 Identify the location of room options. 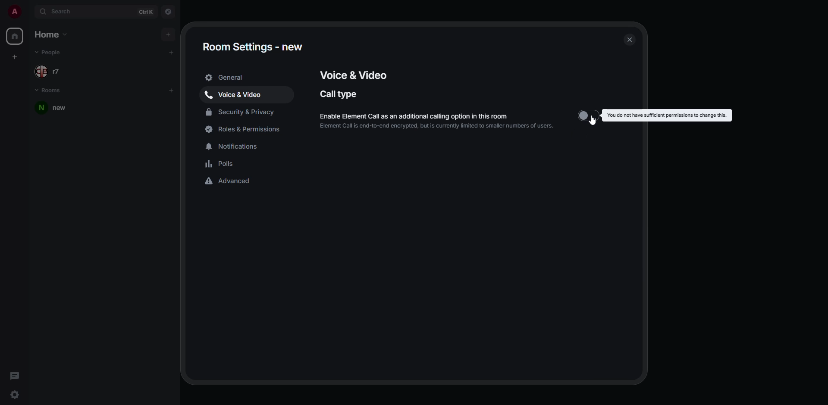
(160, 108).